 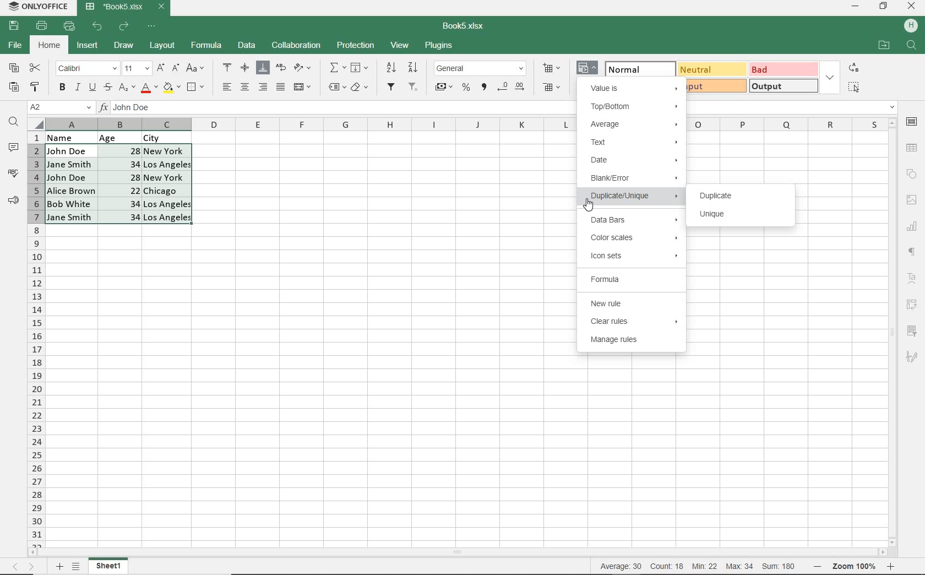 What do you see at coordinates (226, 88) in the screenshot?
I see `ALIGN LEFT` at bounding box center [226, 88].